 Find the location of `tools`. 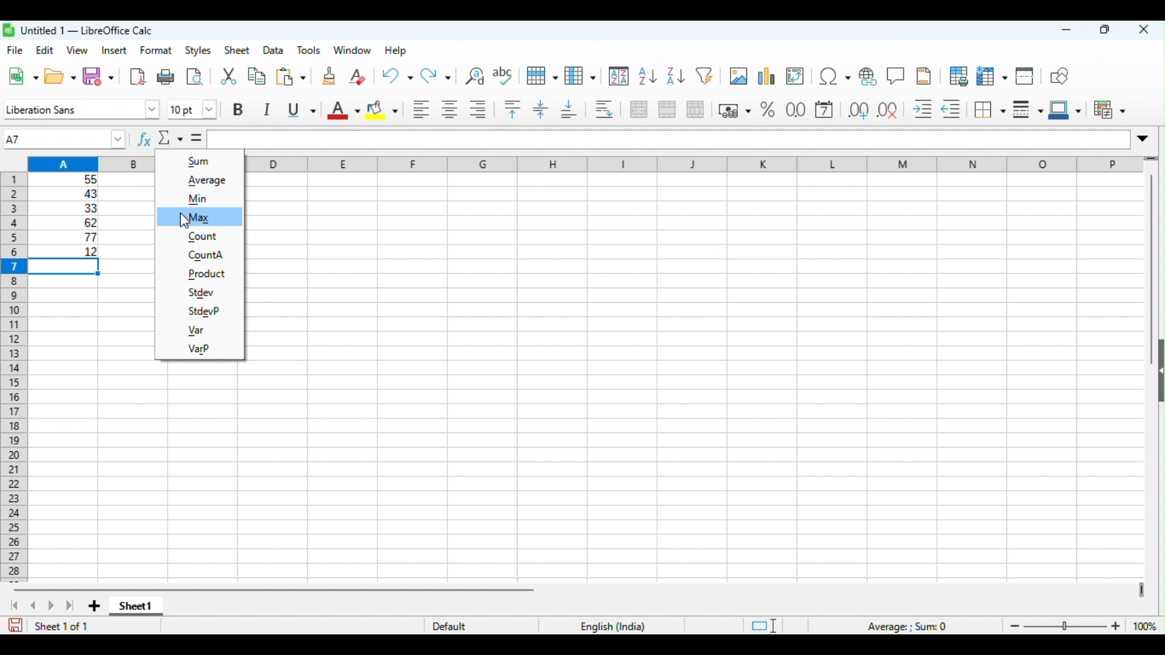

tools is located at coordinates (309, 50).